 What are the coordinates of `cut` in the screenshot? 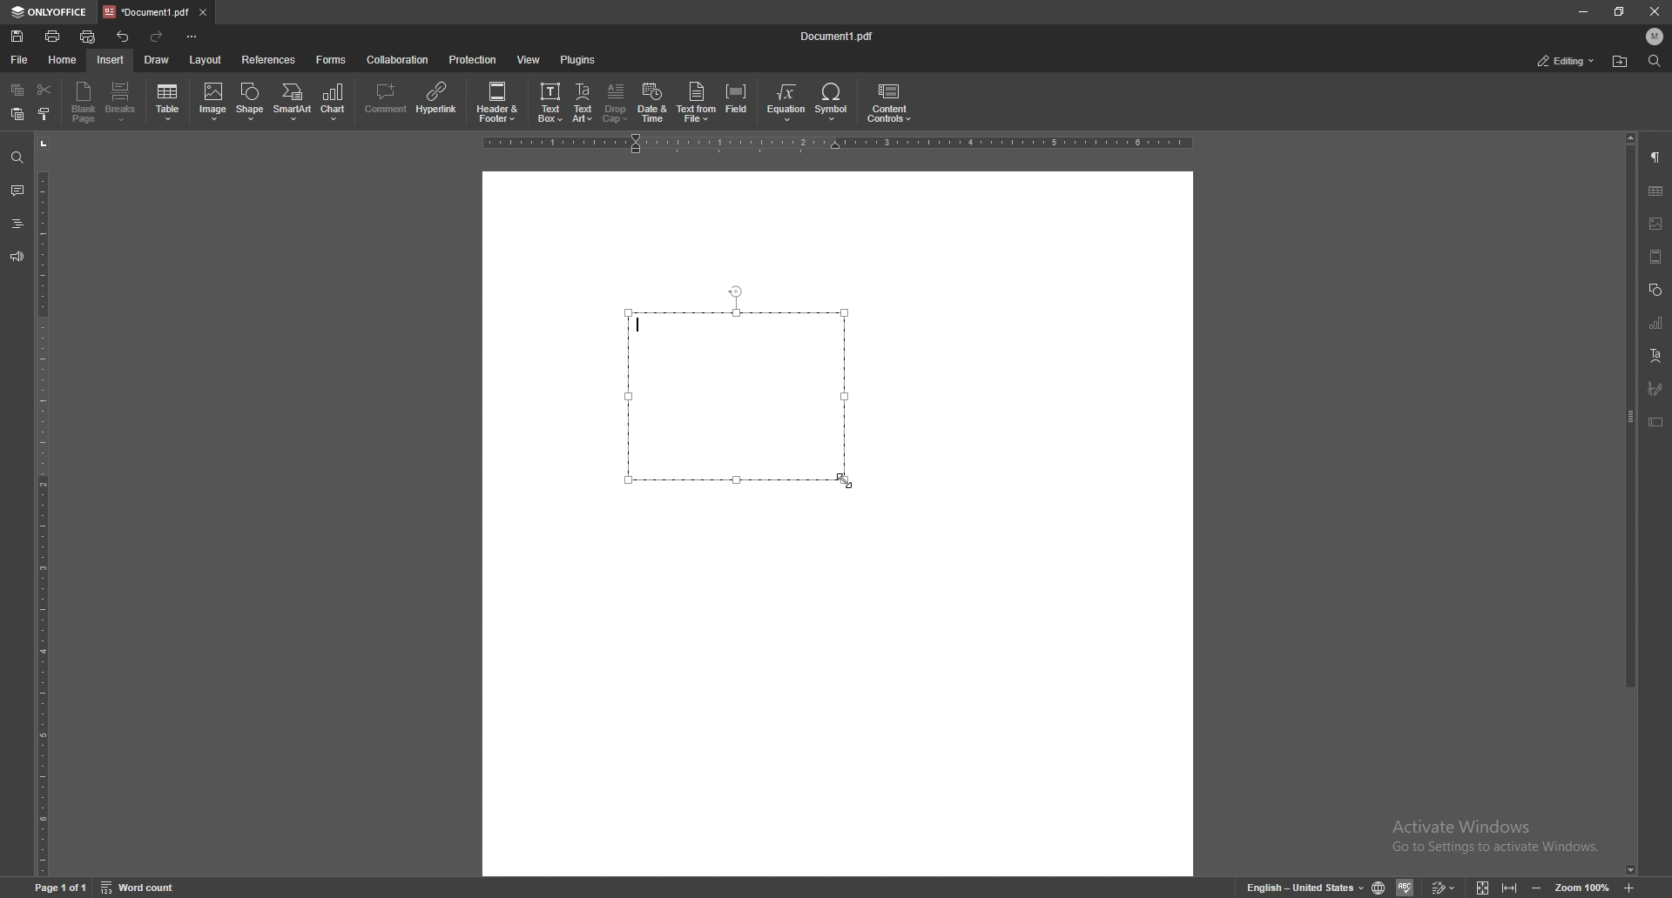 It's located at (44, 90).